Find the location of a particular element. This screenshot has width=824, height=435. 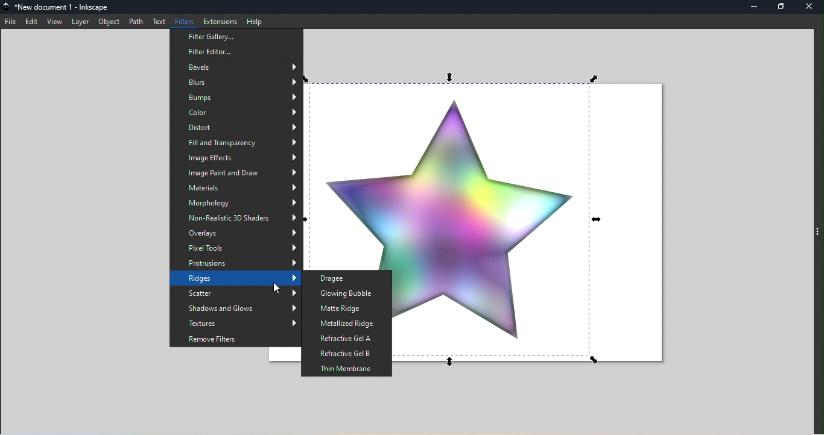

Non-realistic 3D Shades is located at coordinates (237, 219).